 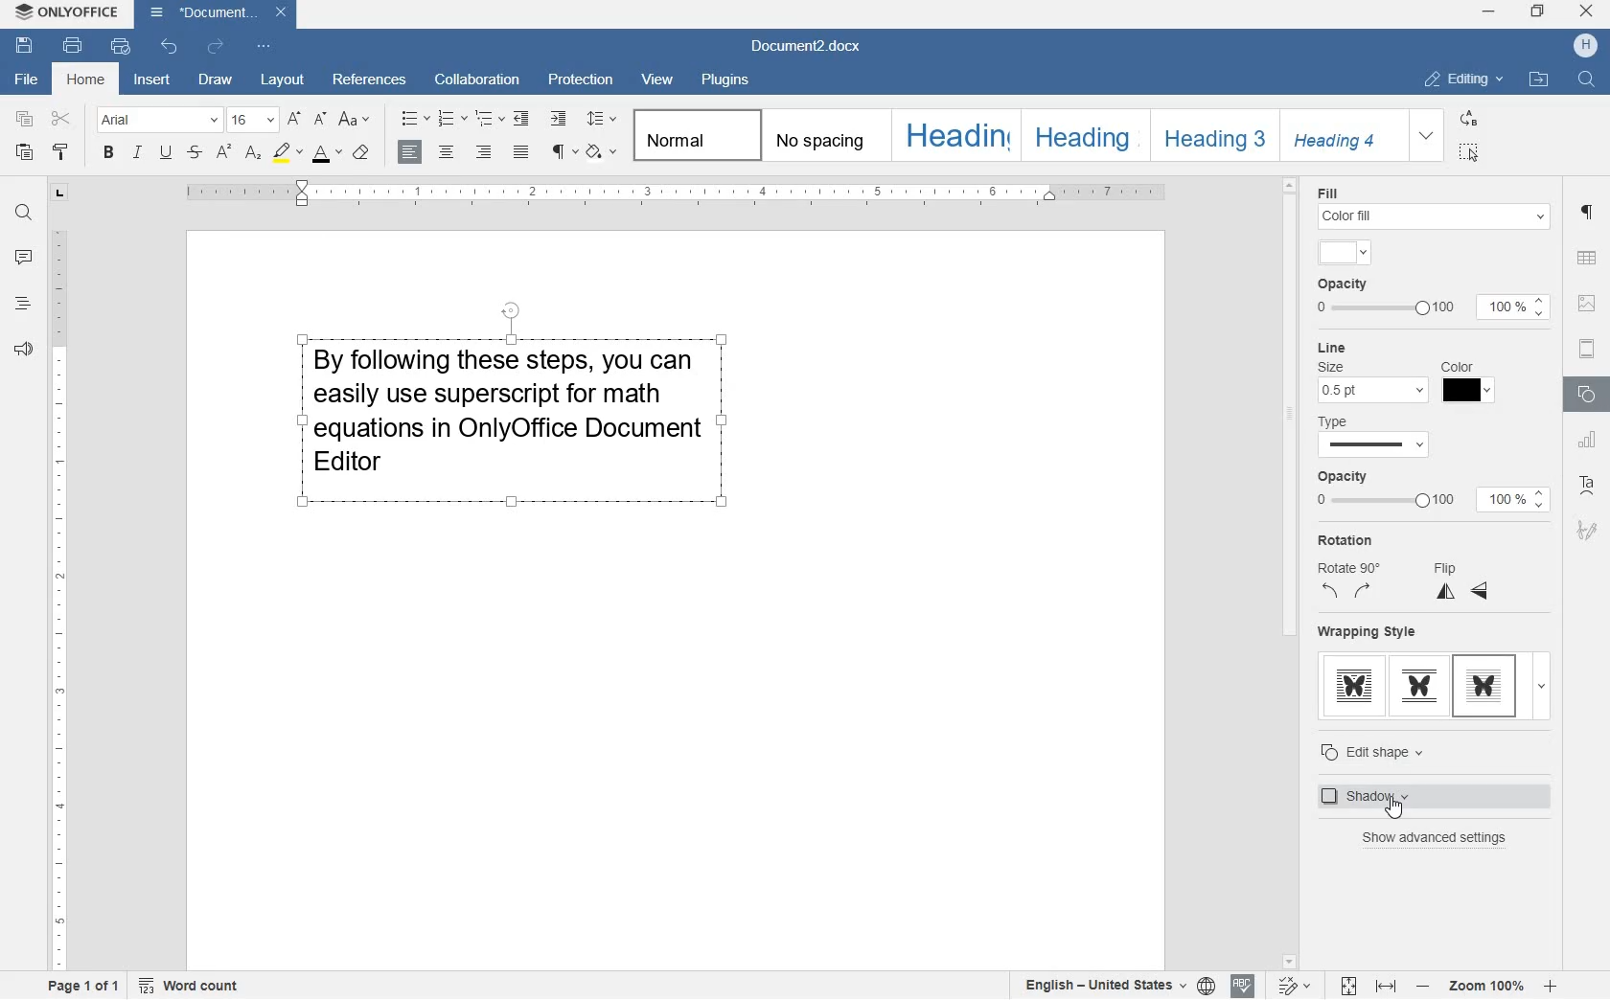 I want to click on feedback & support, so click(x=21, y=350).